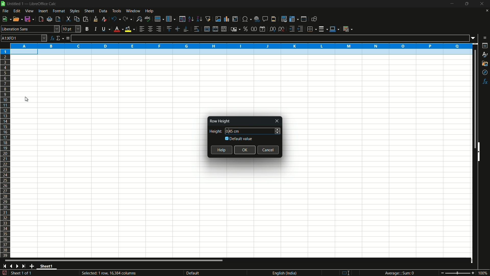  What do you see at coordinates (87, 29) in the screenshot?
I see `bold` at bounding box center [87, 29].